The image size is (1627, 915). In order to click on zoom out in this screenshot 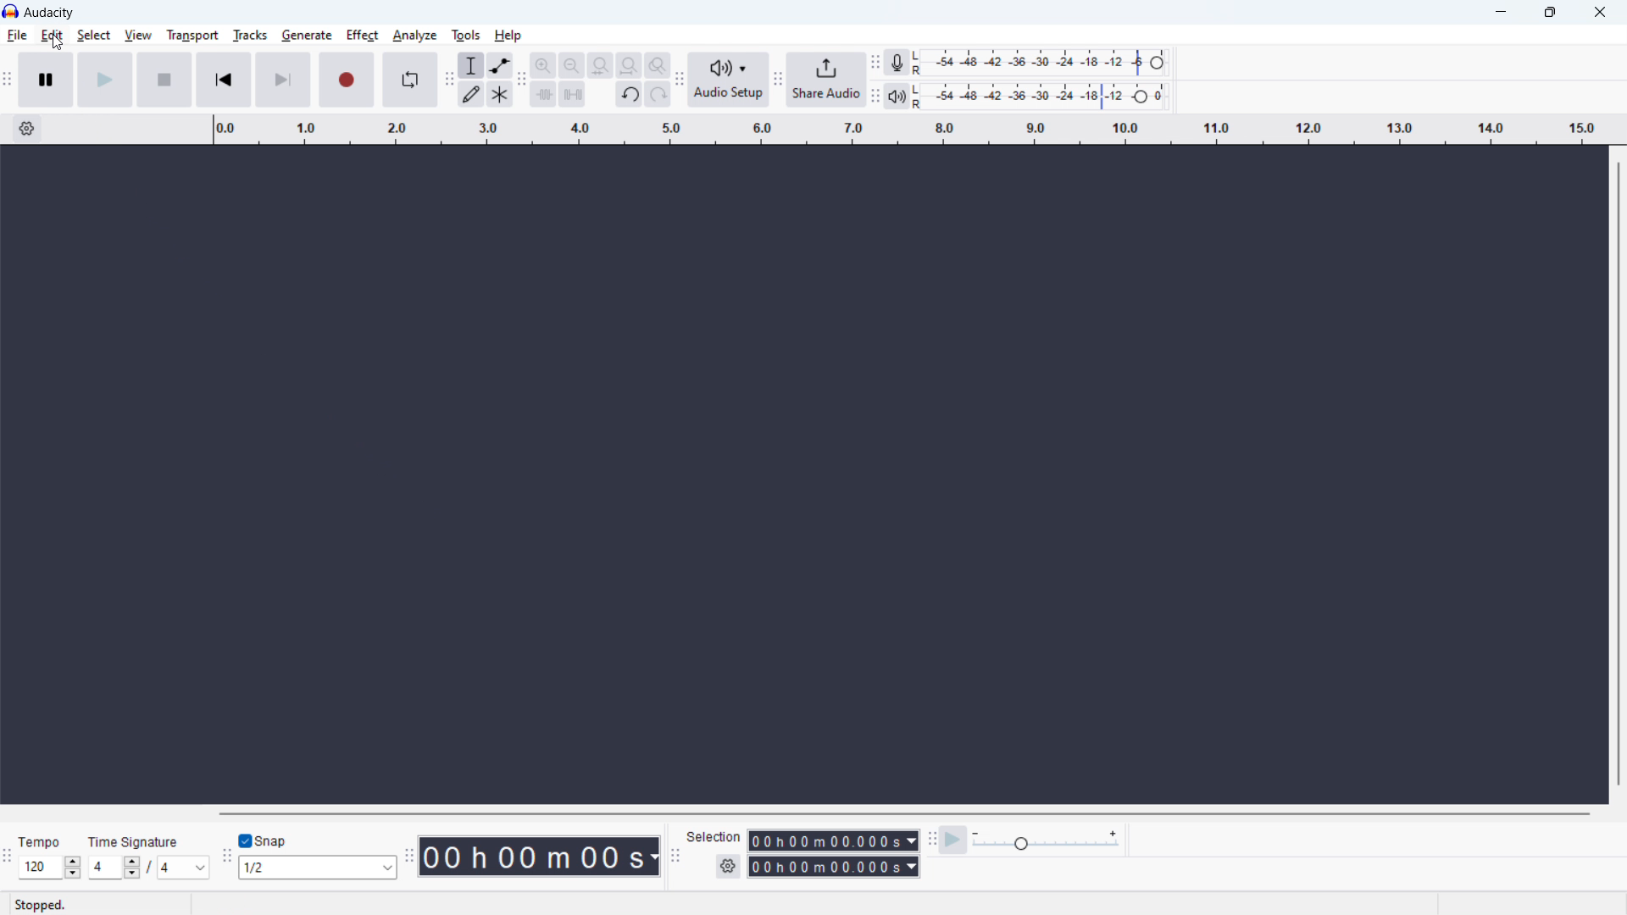, I will do `click(571, 64)`.